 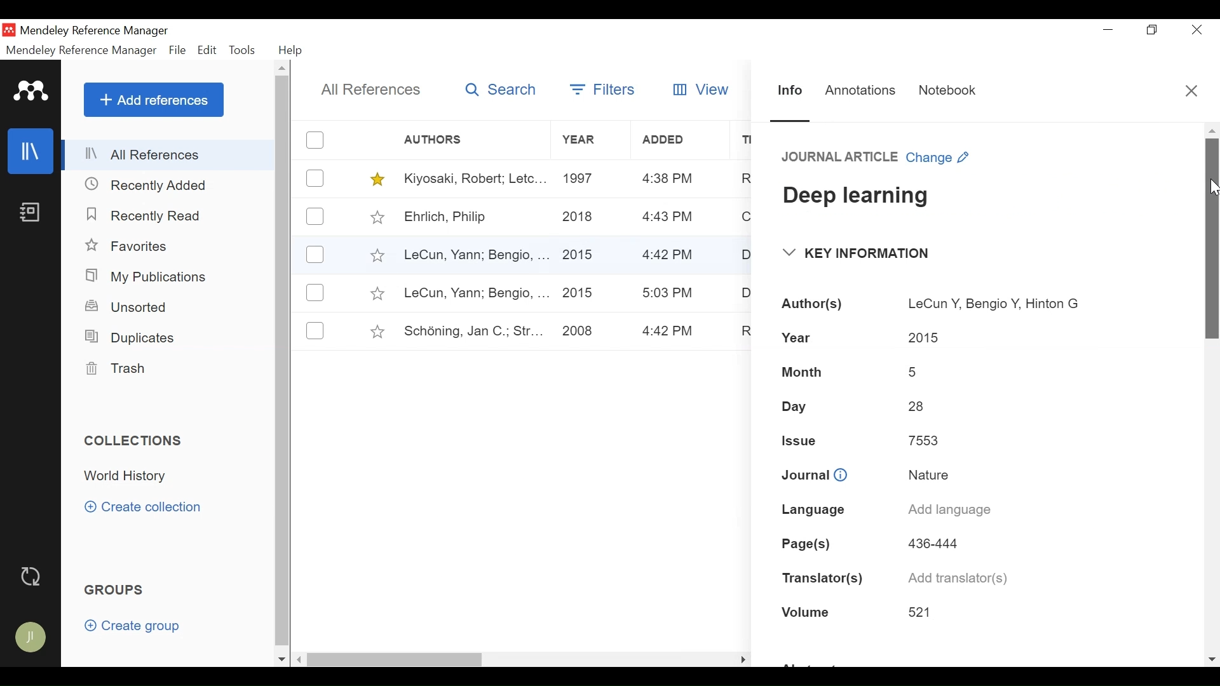 I want to click on 28, so click(x=919, y=407).